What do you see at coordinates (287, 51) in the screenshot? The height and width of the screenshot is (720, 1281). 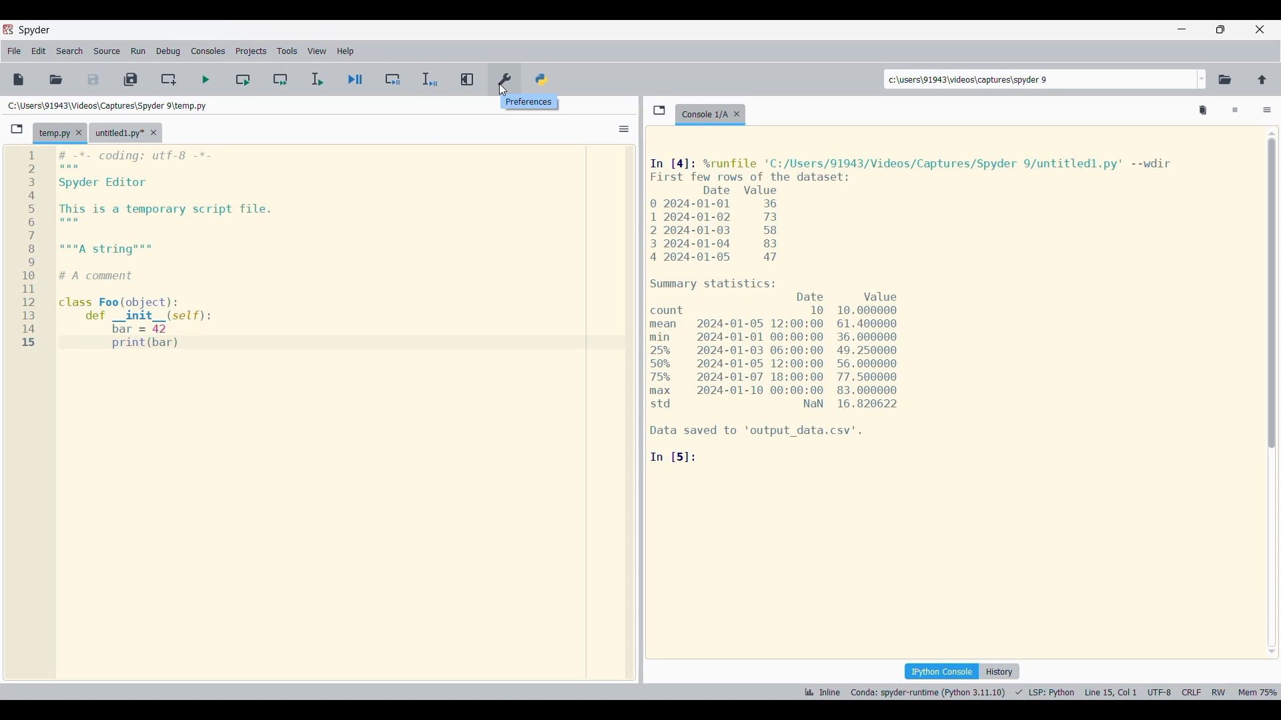 I see `Tools menu` at bounding box center [287, 51].